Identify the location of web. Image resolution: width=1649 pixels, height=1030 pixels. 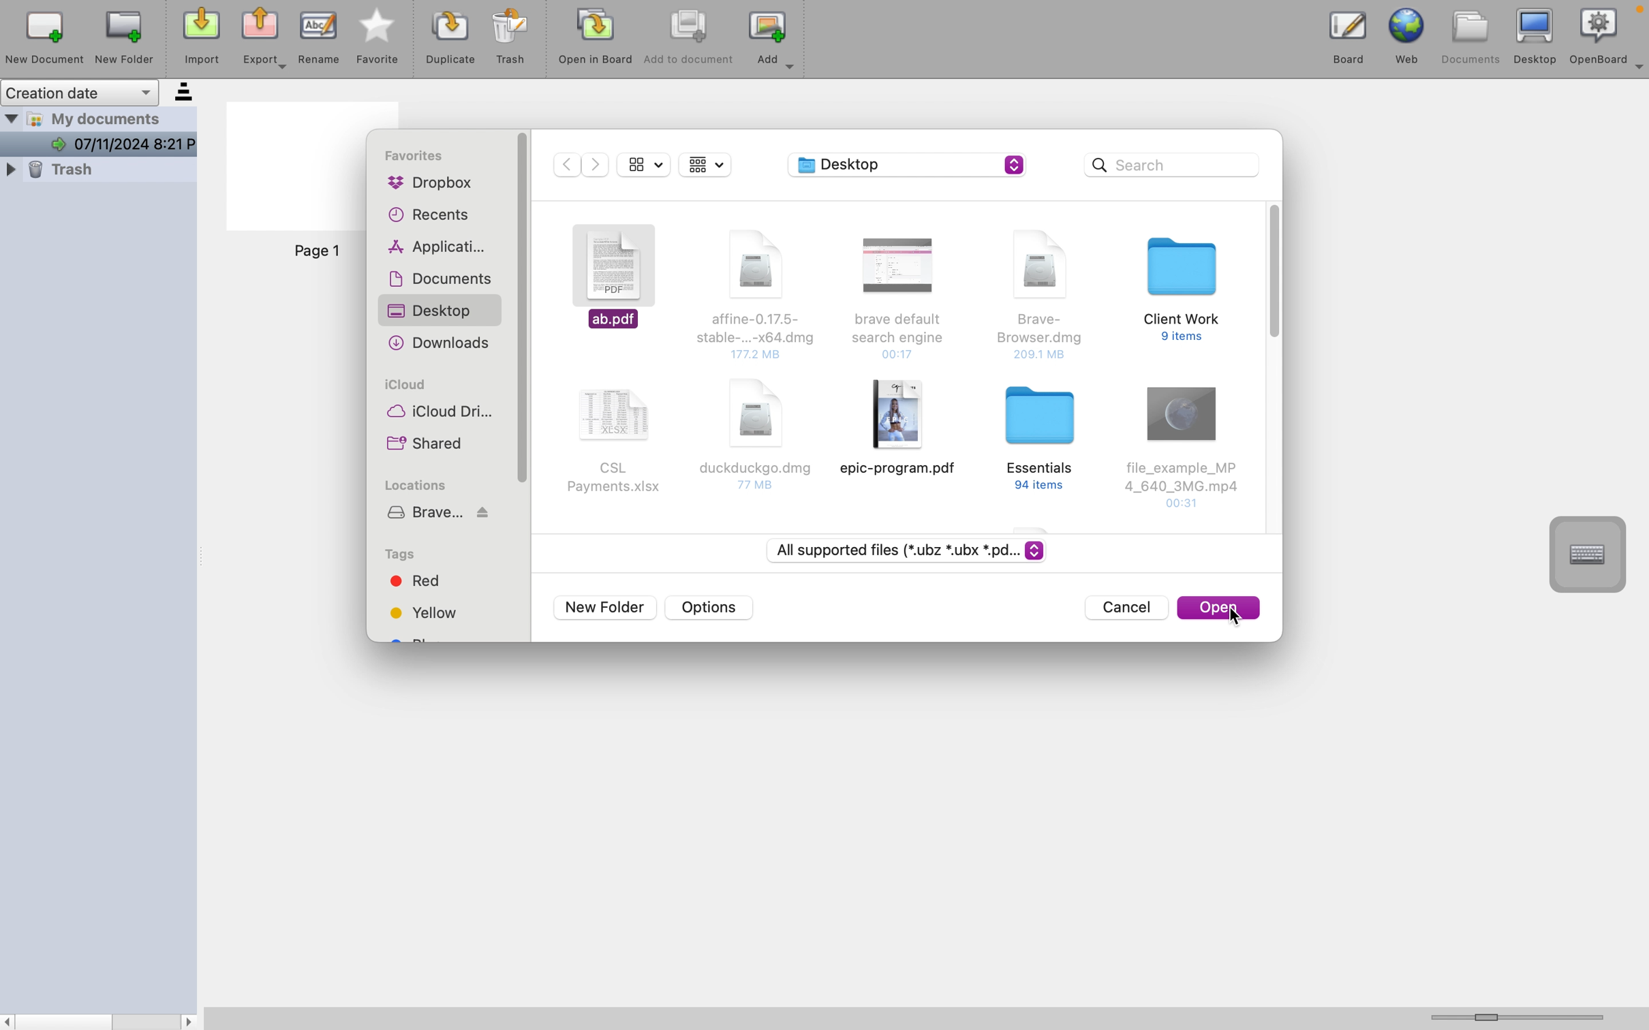
(1410, 35).